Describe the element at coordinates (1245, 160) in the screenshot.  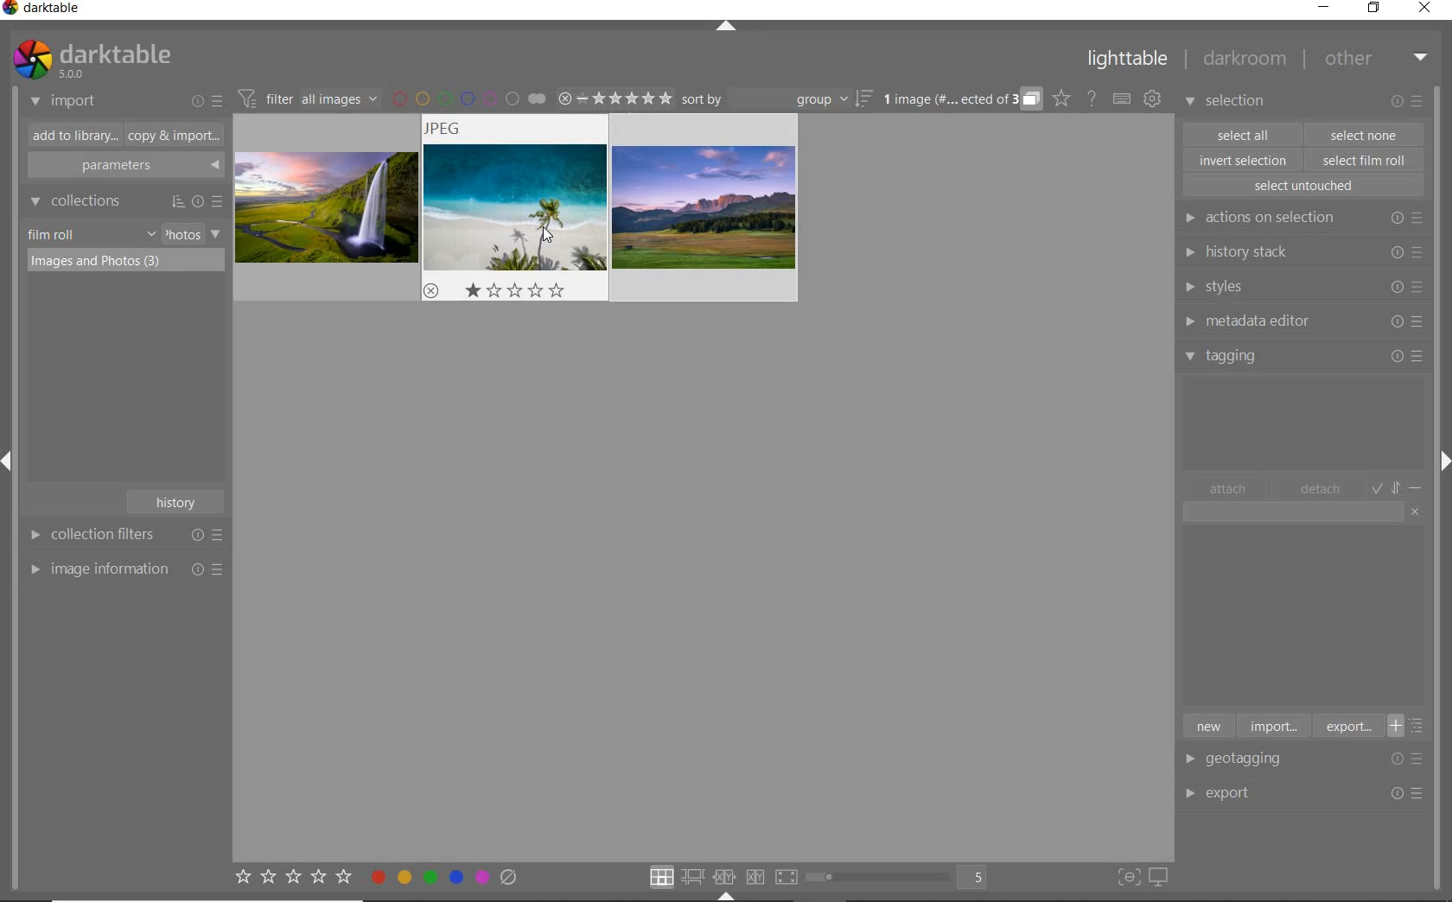
I see `invert selection` at that location.